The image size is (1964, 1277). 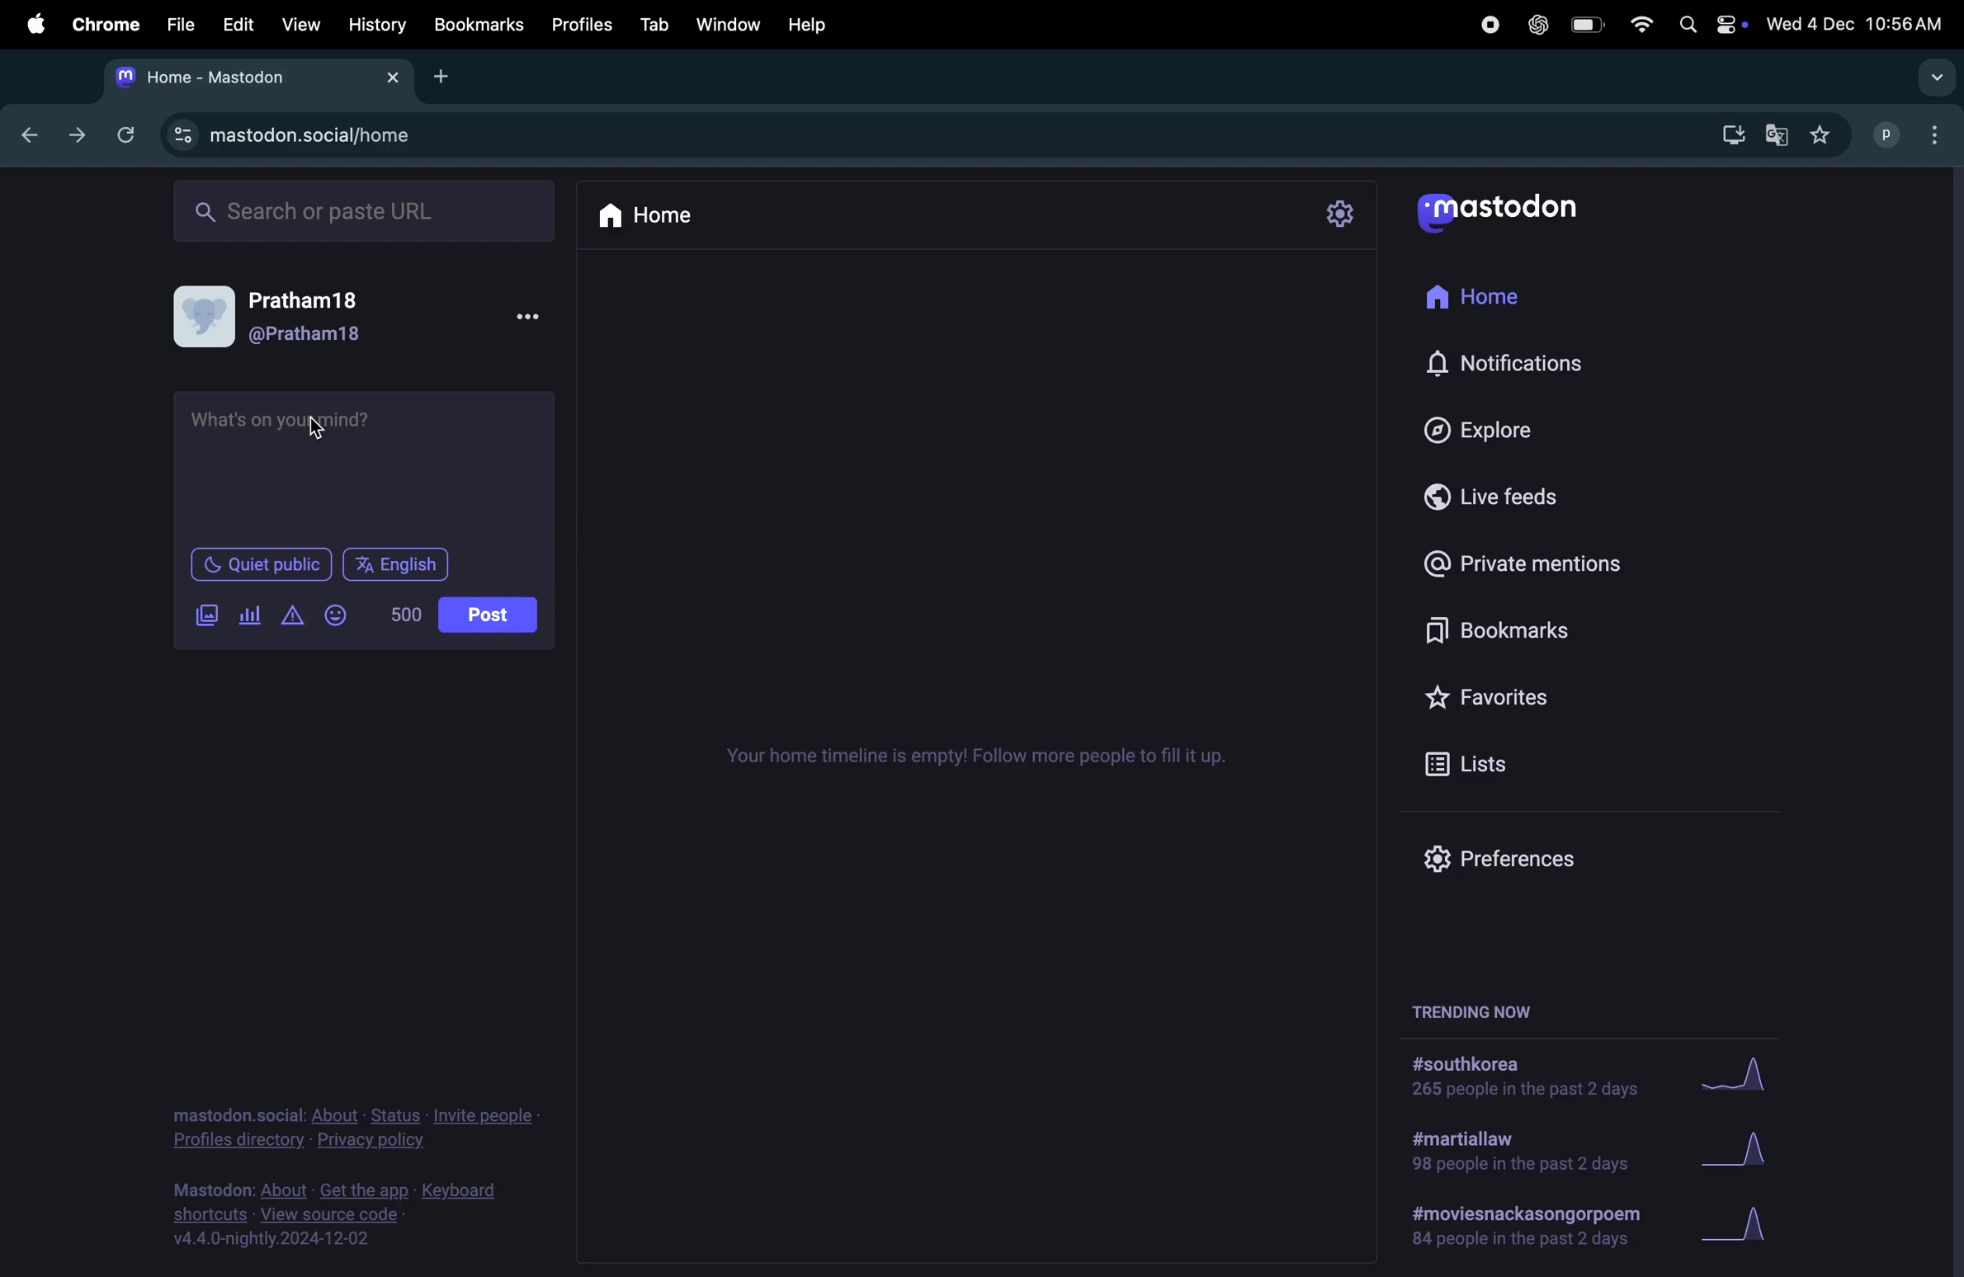 I want to click on next tab, so click(x=85, y=139).